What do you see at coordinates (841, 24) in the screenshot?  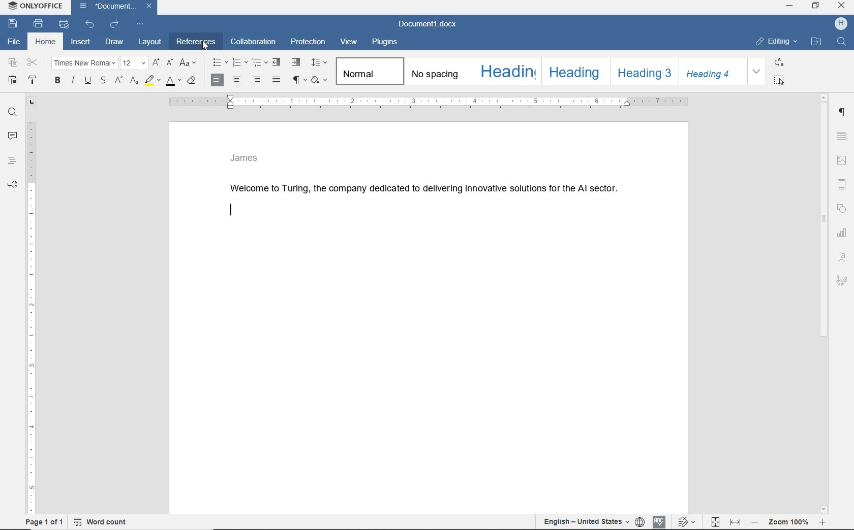 I see `username` at bounding box center [841, 24].